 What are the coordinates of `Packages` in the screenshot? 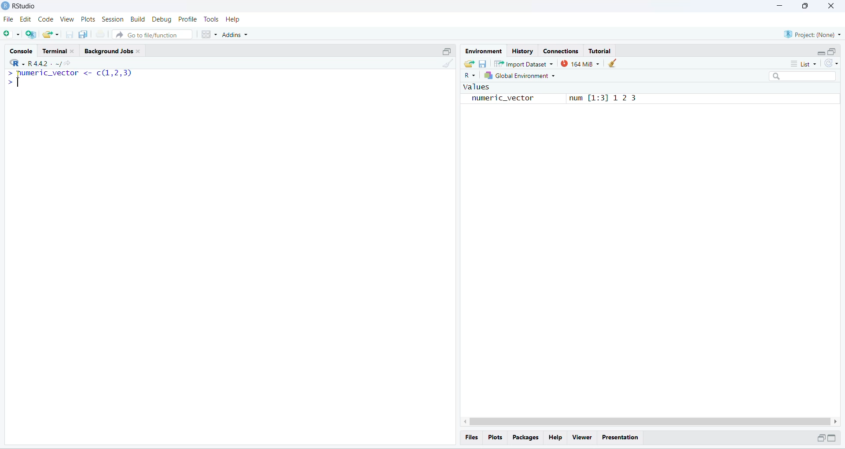 It's located at (525, 438).